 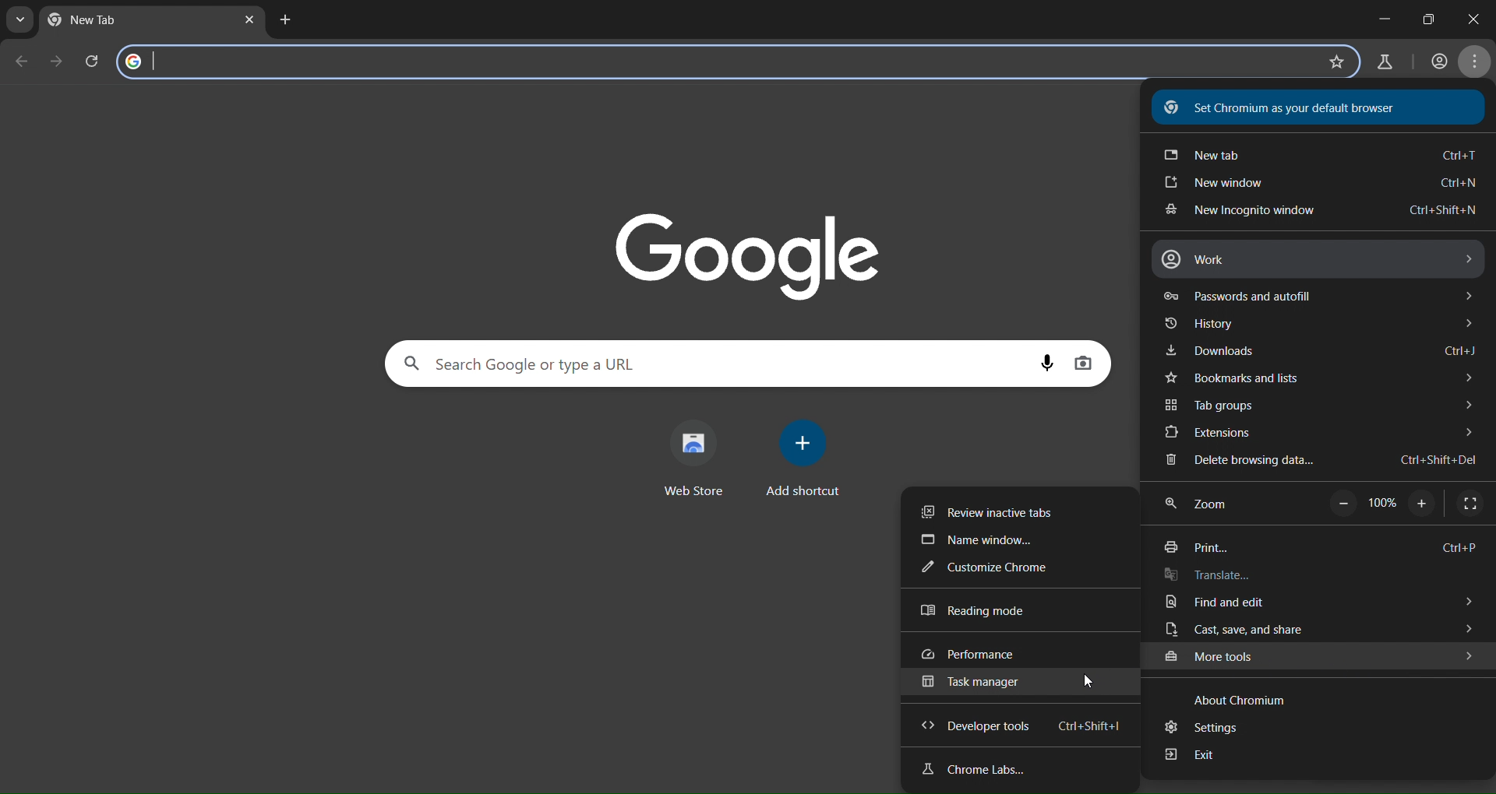 I want to click on go forward one page, so click(x=57, y=62).